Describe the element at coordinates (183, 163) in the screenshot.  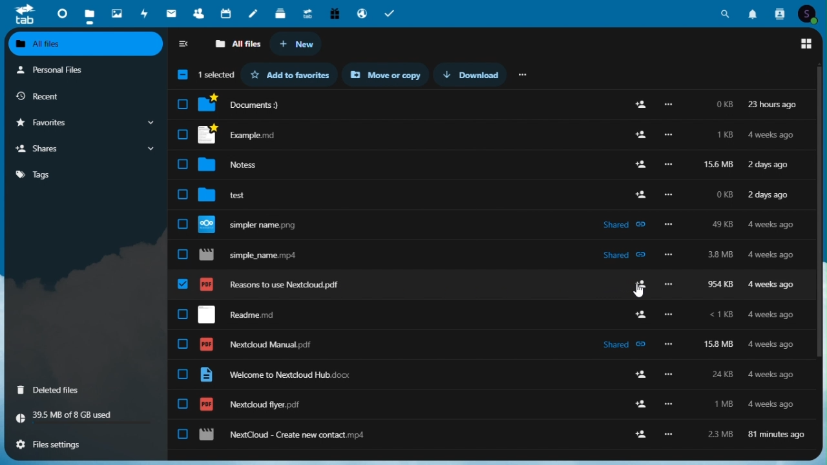
I see `checkbox` at that location.